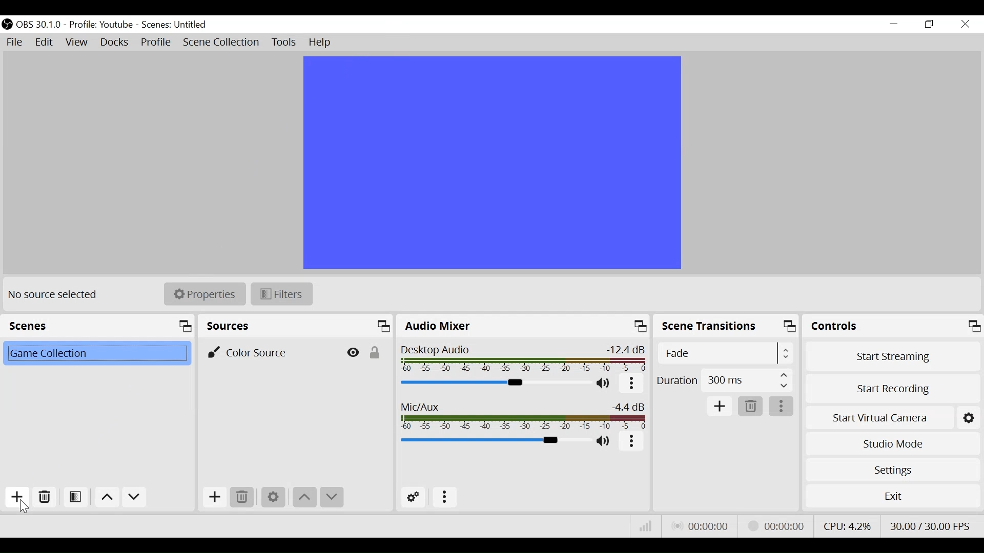 The image size is (984, 553). I want to click on Add, so click(213, 497).